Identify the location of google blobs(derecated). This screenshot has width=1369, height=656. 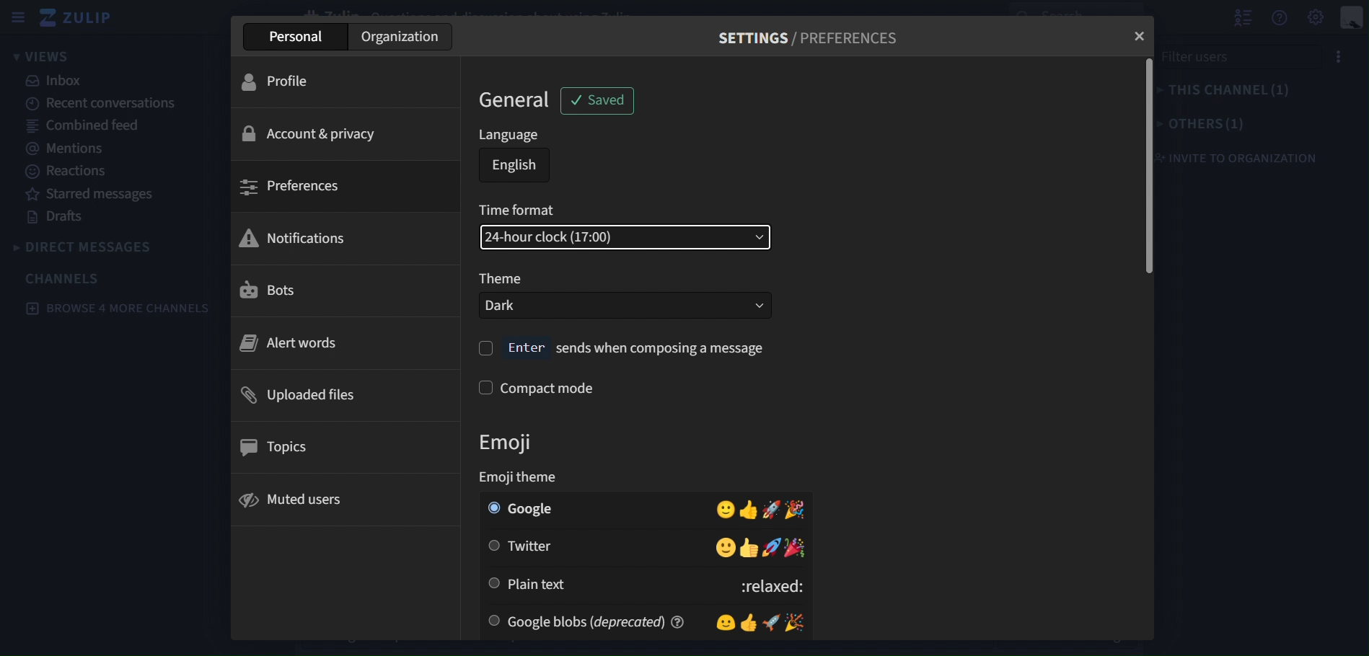
(576, 621).